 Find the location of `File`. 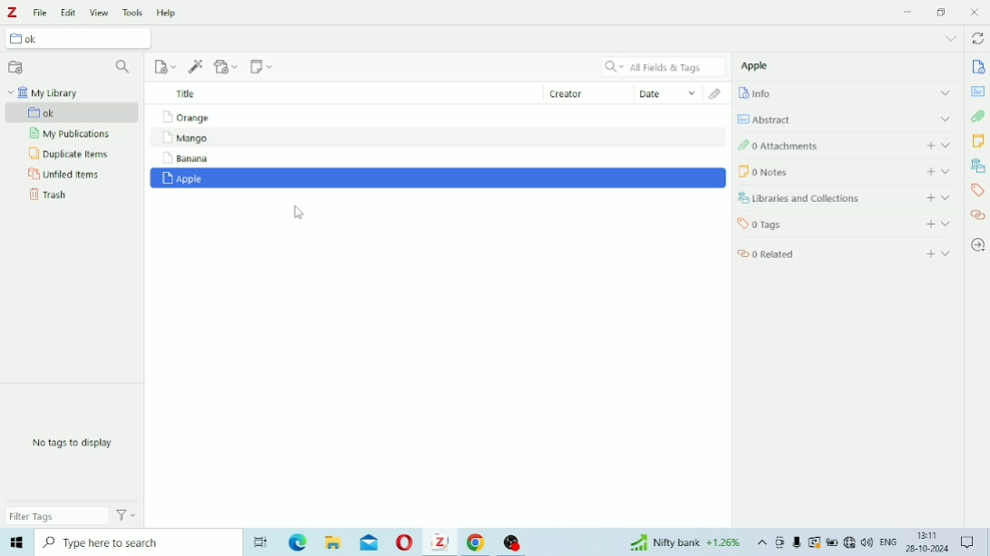

File is located at coordinates (43, 12).